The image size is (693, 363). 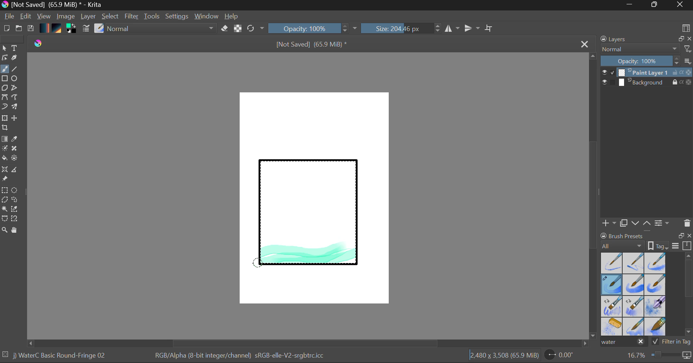 What do you see at coordinates (4, 200) in the screenshot?
I see `Polygon Selection Tool` at bounding box center [4, 200].